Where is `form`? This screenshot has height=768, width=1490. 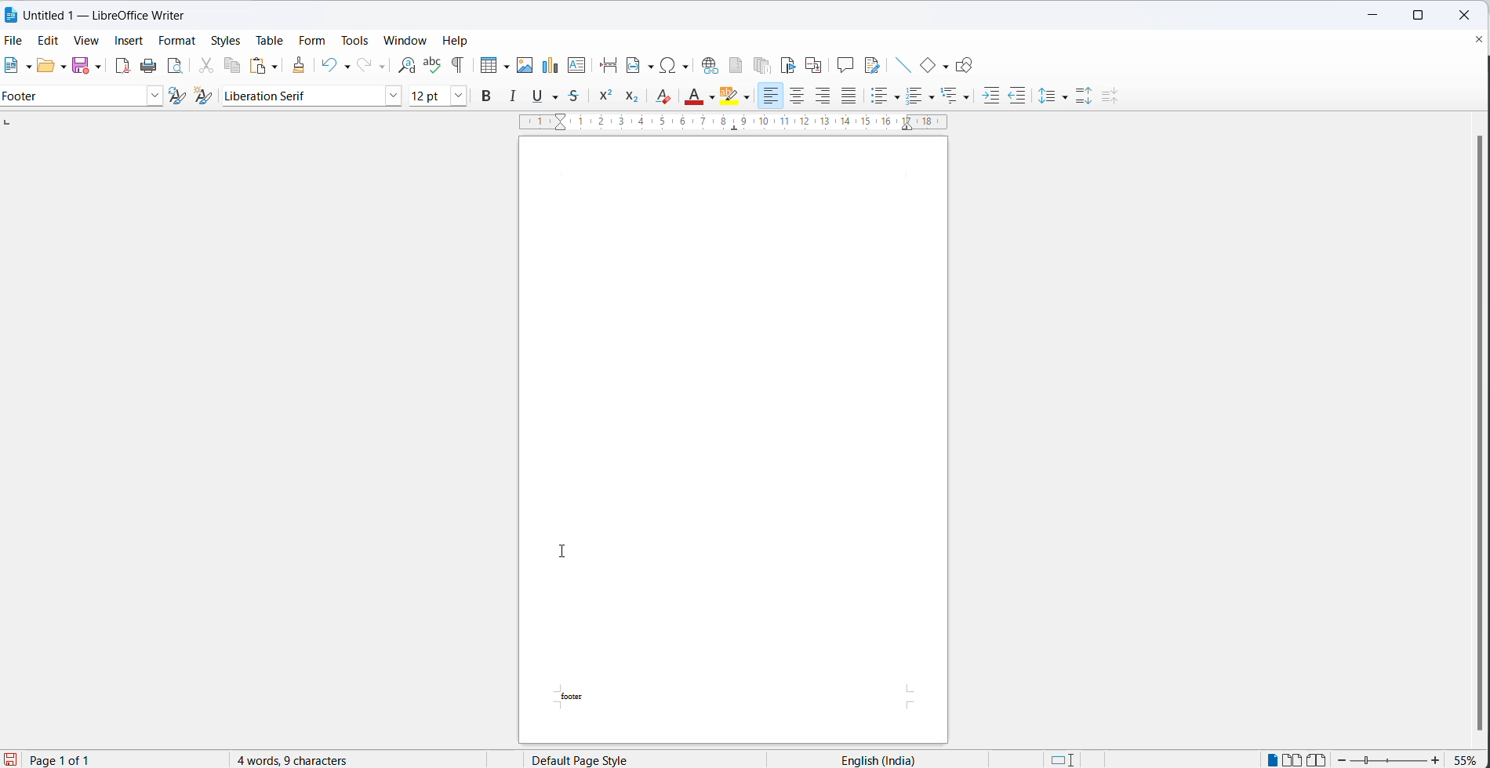
form is located at coordinates (312, 41).